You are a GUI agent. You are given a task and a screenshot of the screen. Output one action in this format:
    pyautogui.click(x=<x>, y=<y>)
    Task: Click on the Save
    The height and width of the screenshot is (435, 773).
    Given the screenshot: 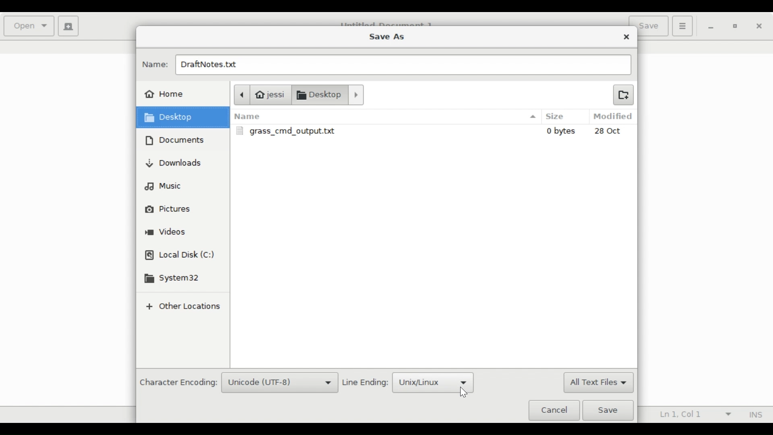 What is the action you would take?
    pyautogui.click(x=610, y=410)
    